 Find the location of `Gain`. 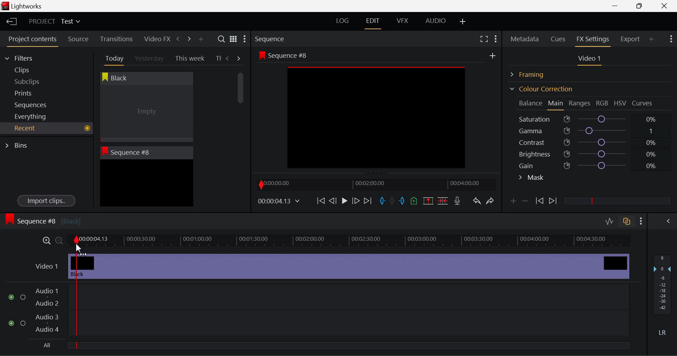

Gain is located at coordinates (597, 164).